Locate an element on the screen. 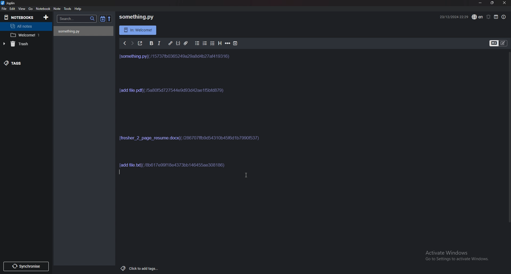 Image resolution: width=511 pixels, height=274 pixels. heading is located at coordinates (219, 44).